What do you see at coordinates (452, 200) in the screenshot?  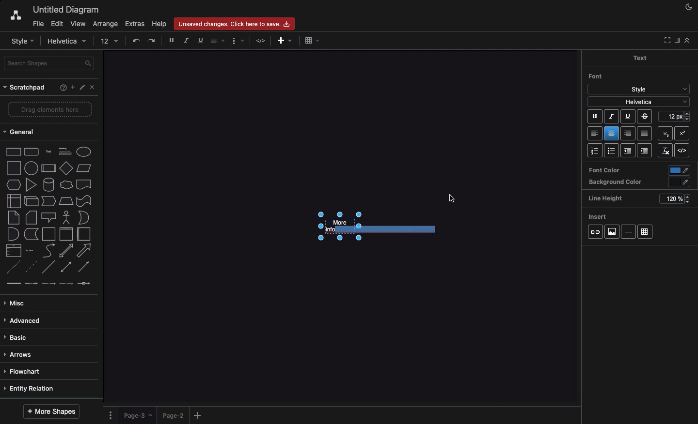 I see `Cursor` at bounding box center [452, 200].